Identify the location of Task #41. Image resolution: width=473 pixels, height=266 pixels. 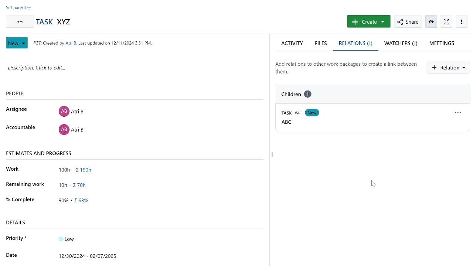
(289, 113).